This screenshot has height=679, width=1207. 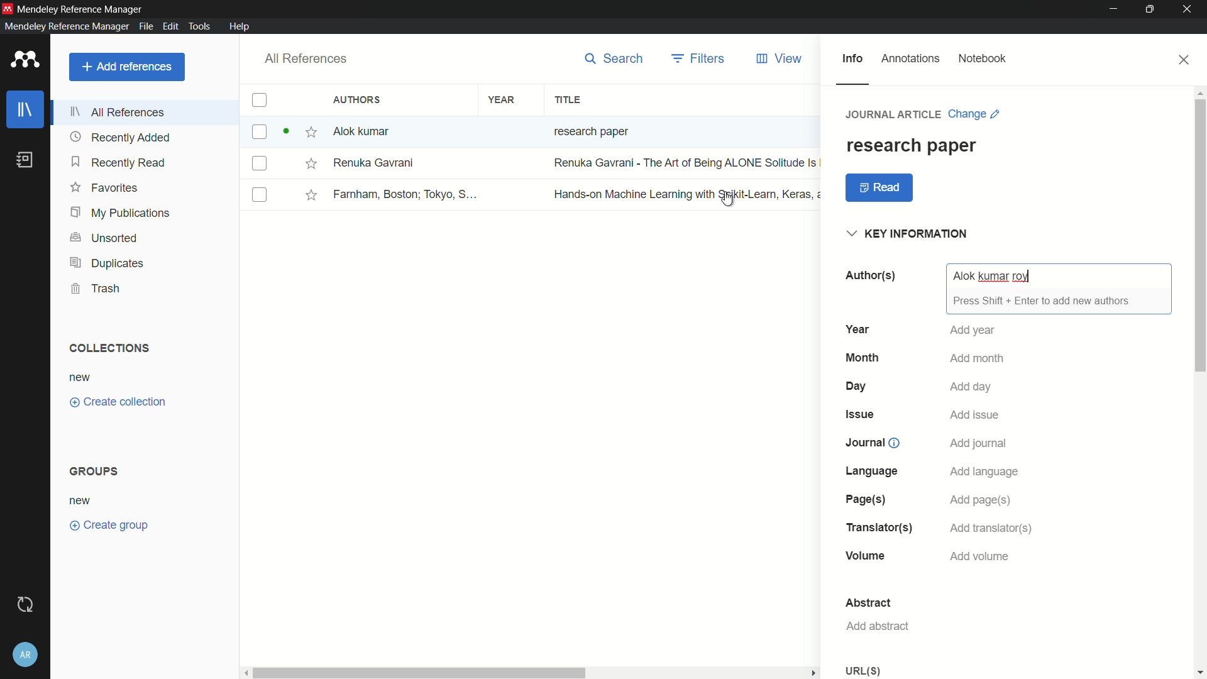 What do you see at coordinates (67, 26) in the screenshot?
I see `mendeley reference manager` at bounding box center [67, 26].